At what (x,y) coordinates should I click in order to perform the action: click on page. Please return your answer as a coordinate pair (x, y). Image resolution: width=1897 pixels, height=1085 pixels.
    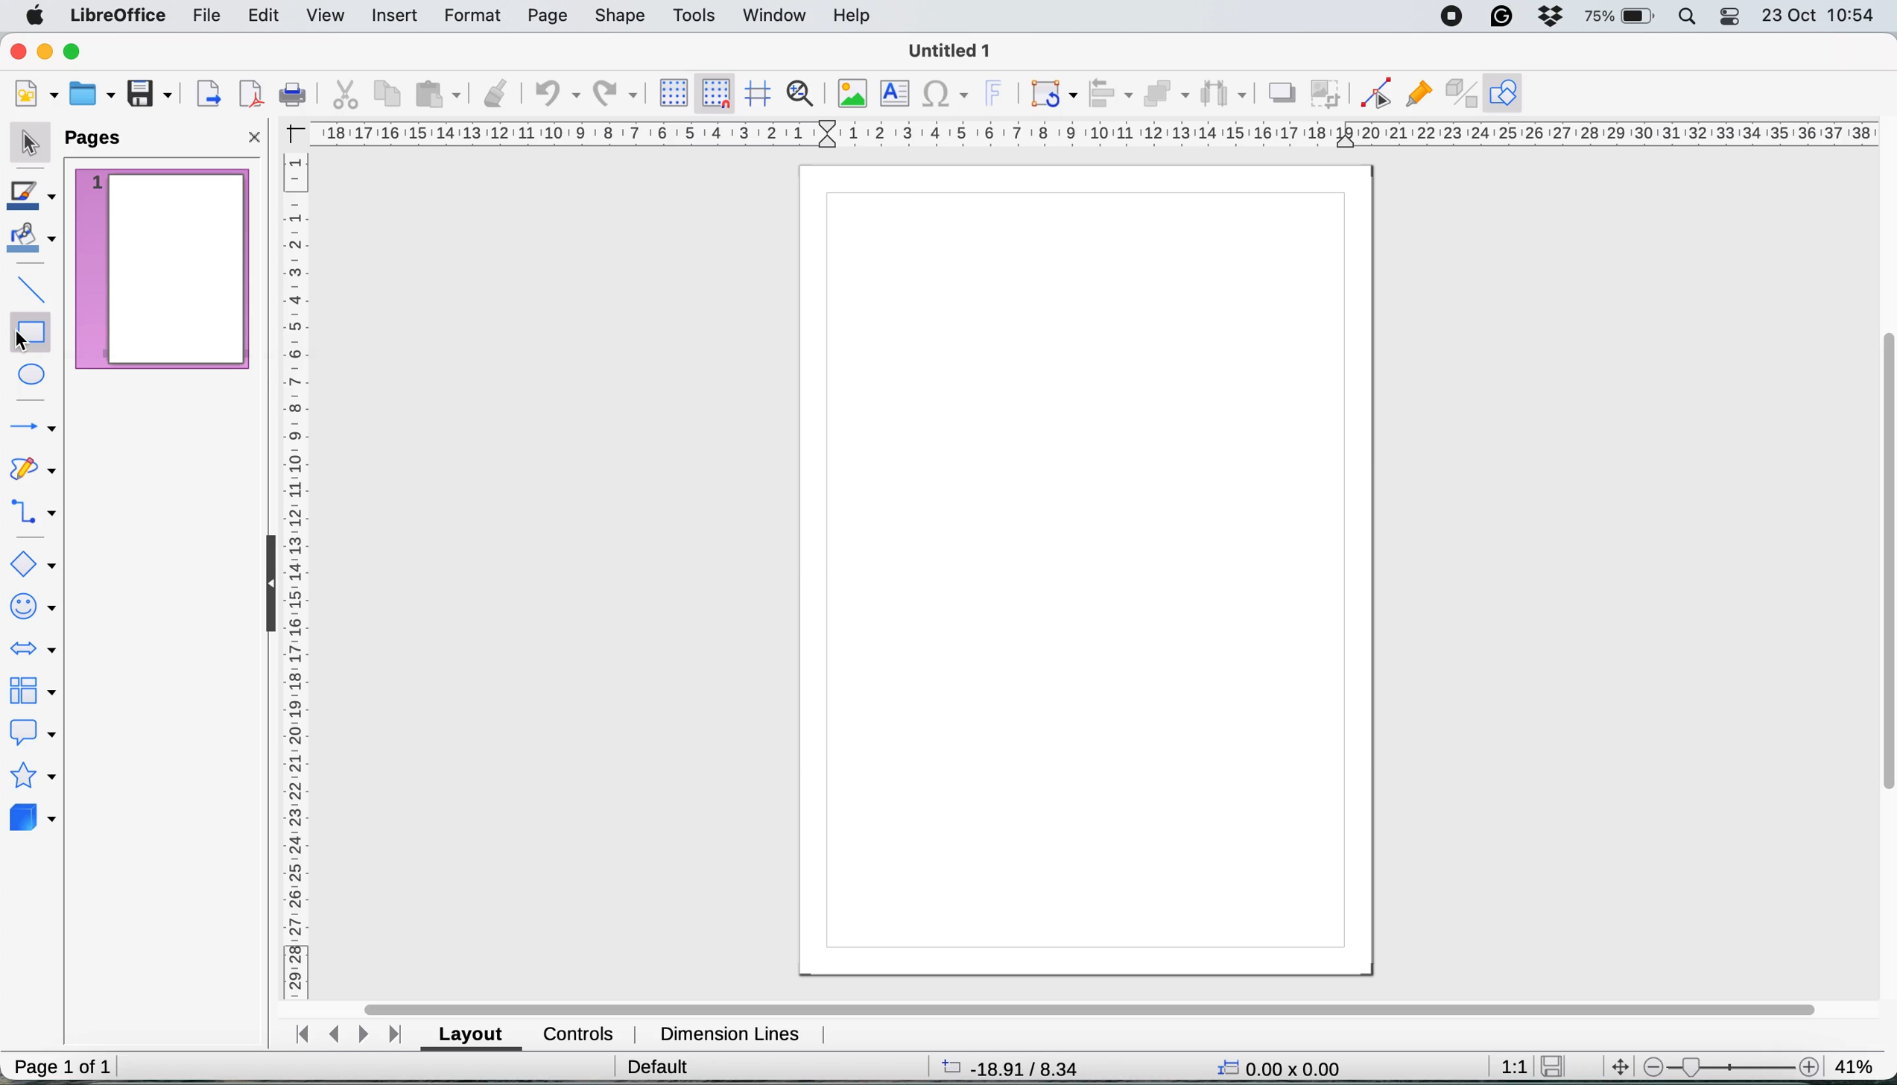
    Looking at the image, I should click on (547, 16).